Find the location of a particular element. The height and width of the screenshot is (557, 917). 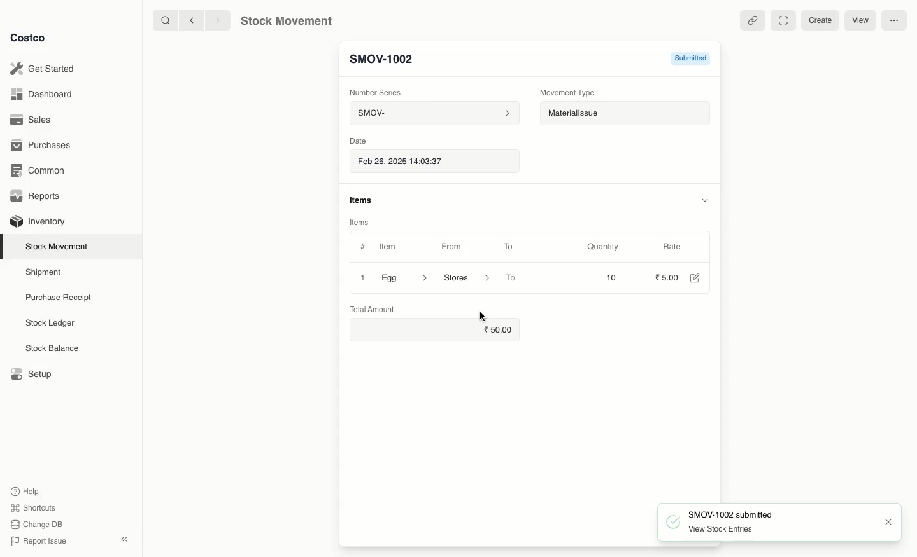

Costco is located at coordinates (29, 38).